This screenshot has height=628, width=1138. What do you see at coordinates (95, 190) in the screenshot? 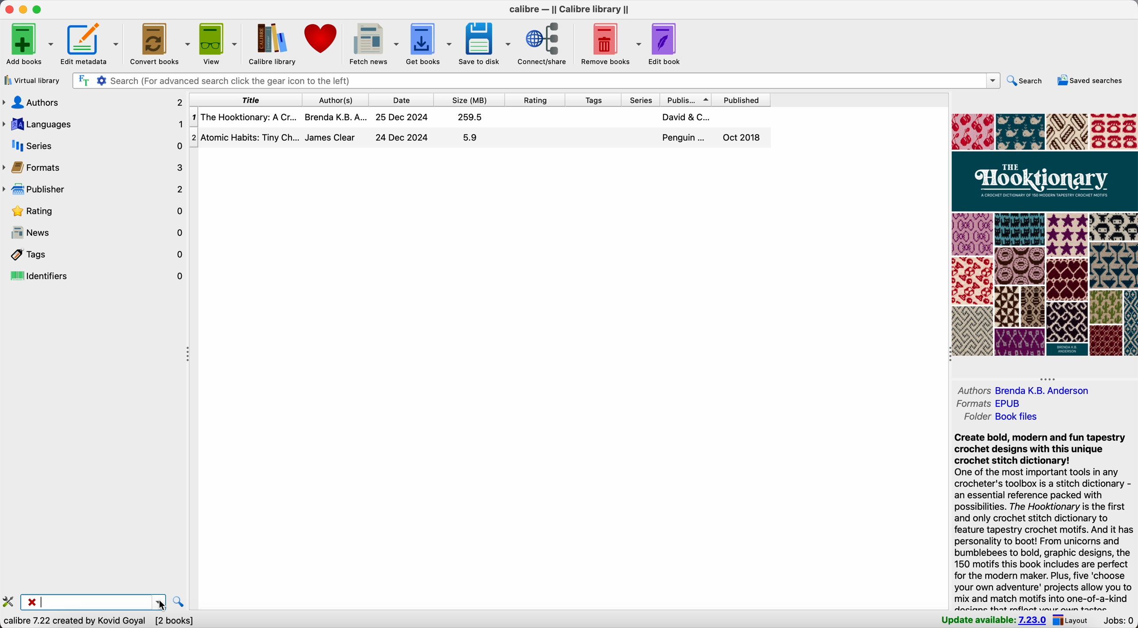
I see `publisher` at bounding box center [95, 190].